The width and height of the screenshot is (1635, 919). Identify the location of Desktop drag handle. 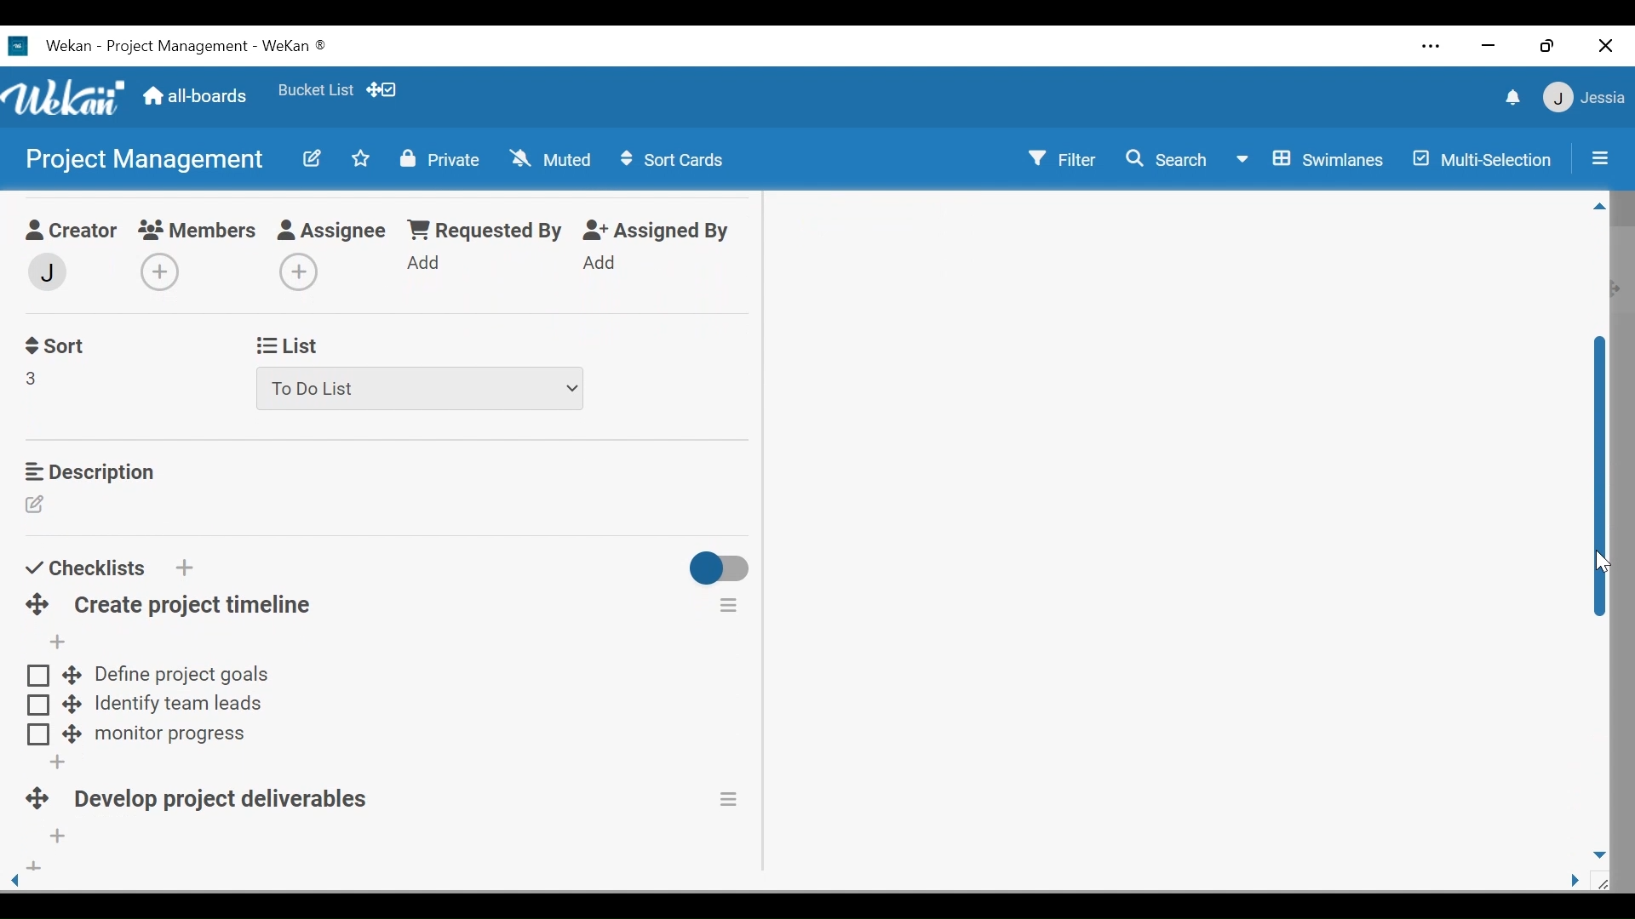
(71, 674).